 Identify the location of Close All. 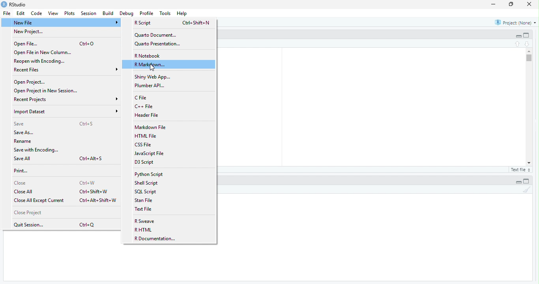
(25, 192).